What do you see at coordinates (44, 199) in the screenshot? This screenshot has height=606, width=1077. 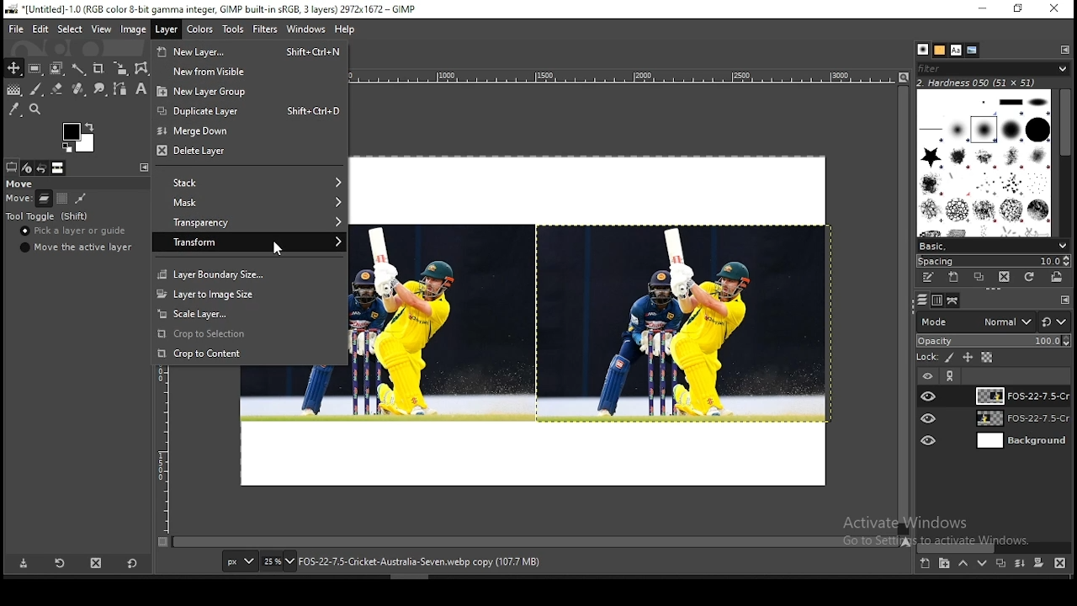 I see `move layer` at bounding box center [44, 199].